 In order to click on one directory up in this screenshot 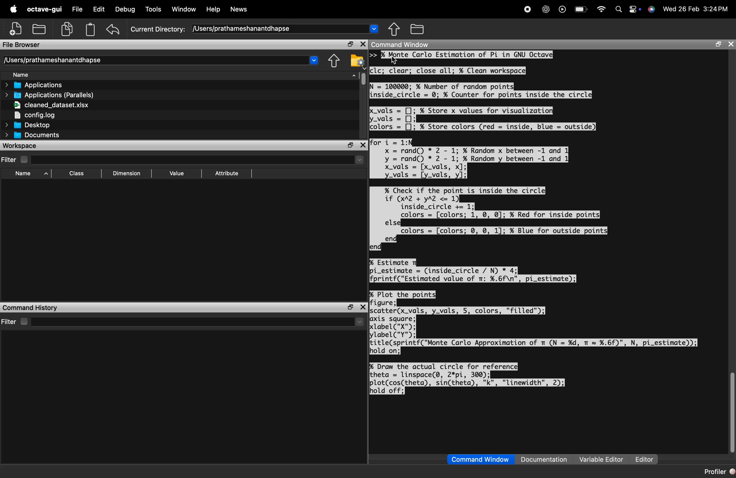, I will do `click(395, 30)`.